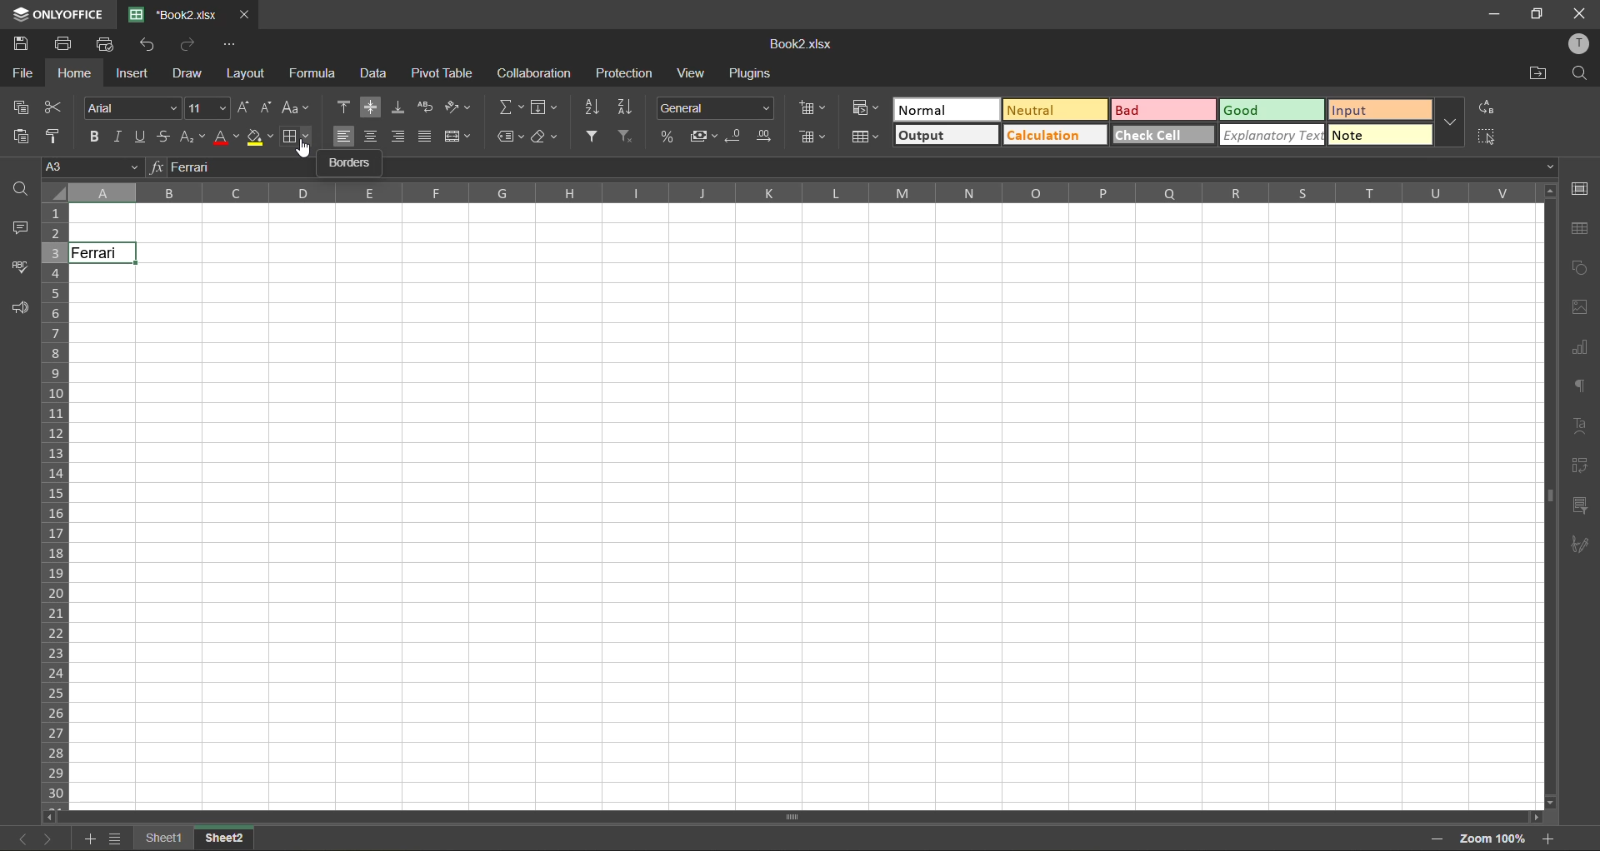  What do you see at coordinates (345, 105) in the screenshot?
I see `align top` at bounding box center [345, 105].